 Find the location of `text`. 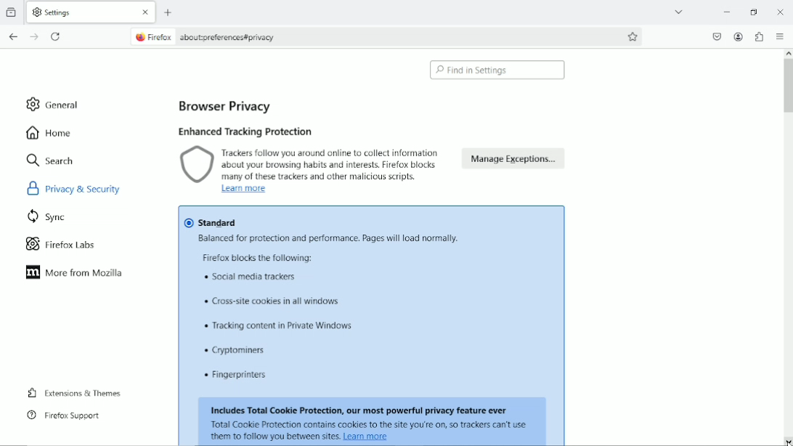

text is located at coordinates (239, 351).